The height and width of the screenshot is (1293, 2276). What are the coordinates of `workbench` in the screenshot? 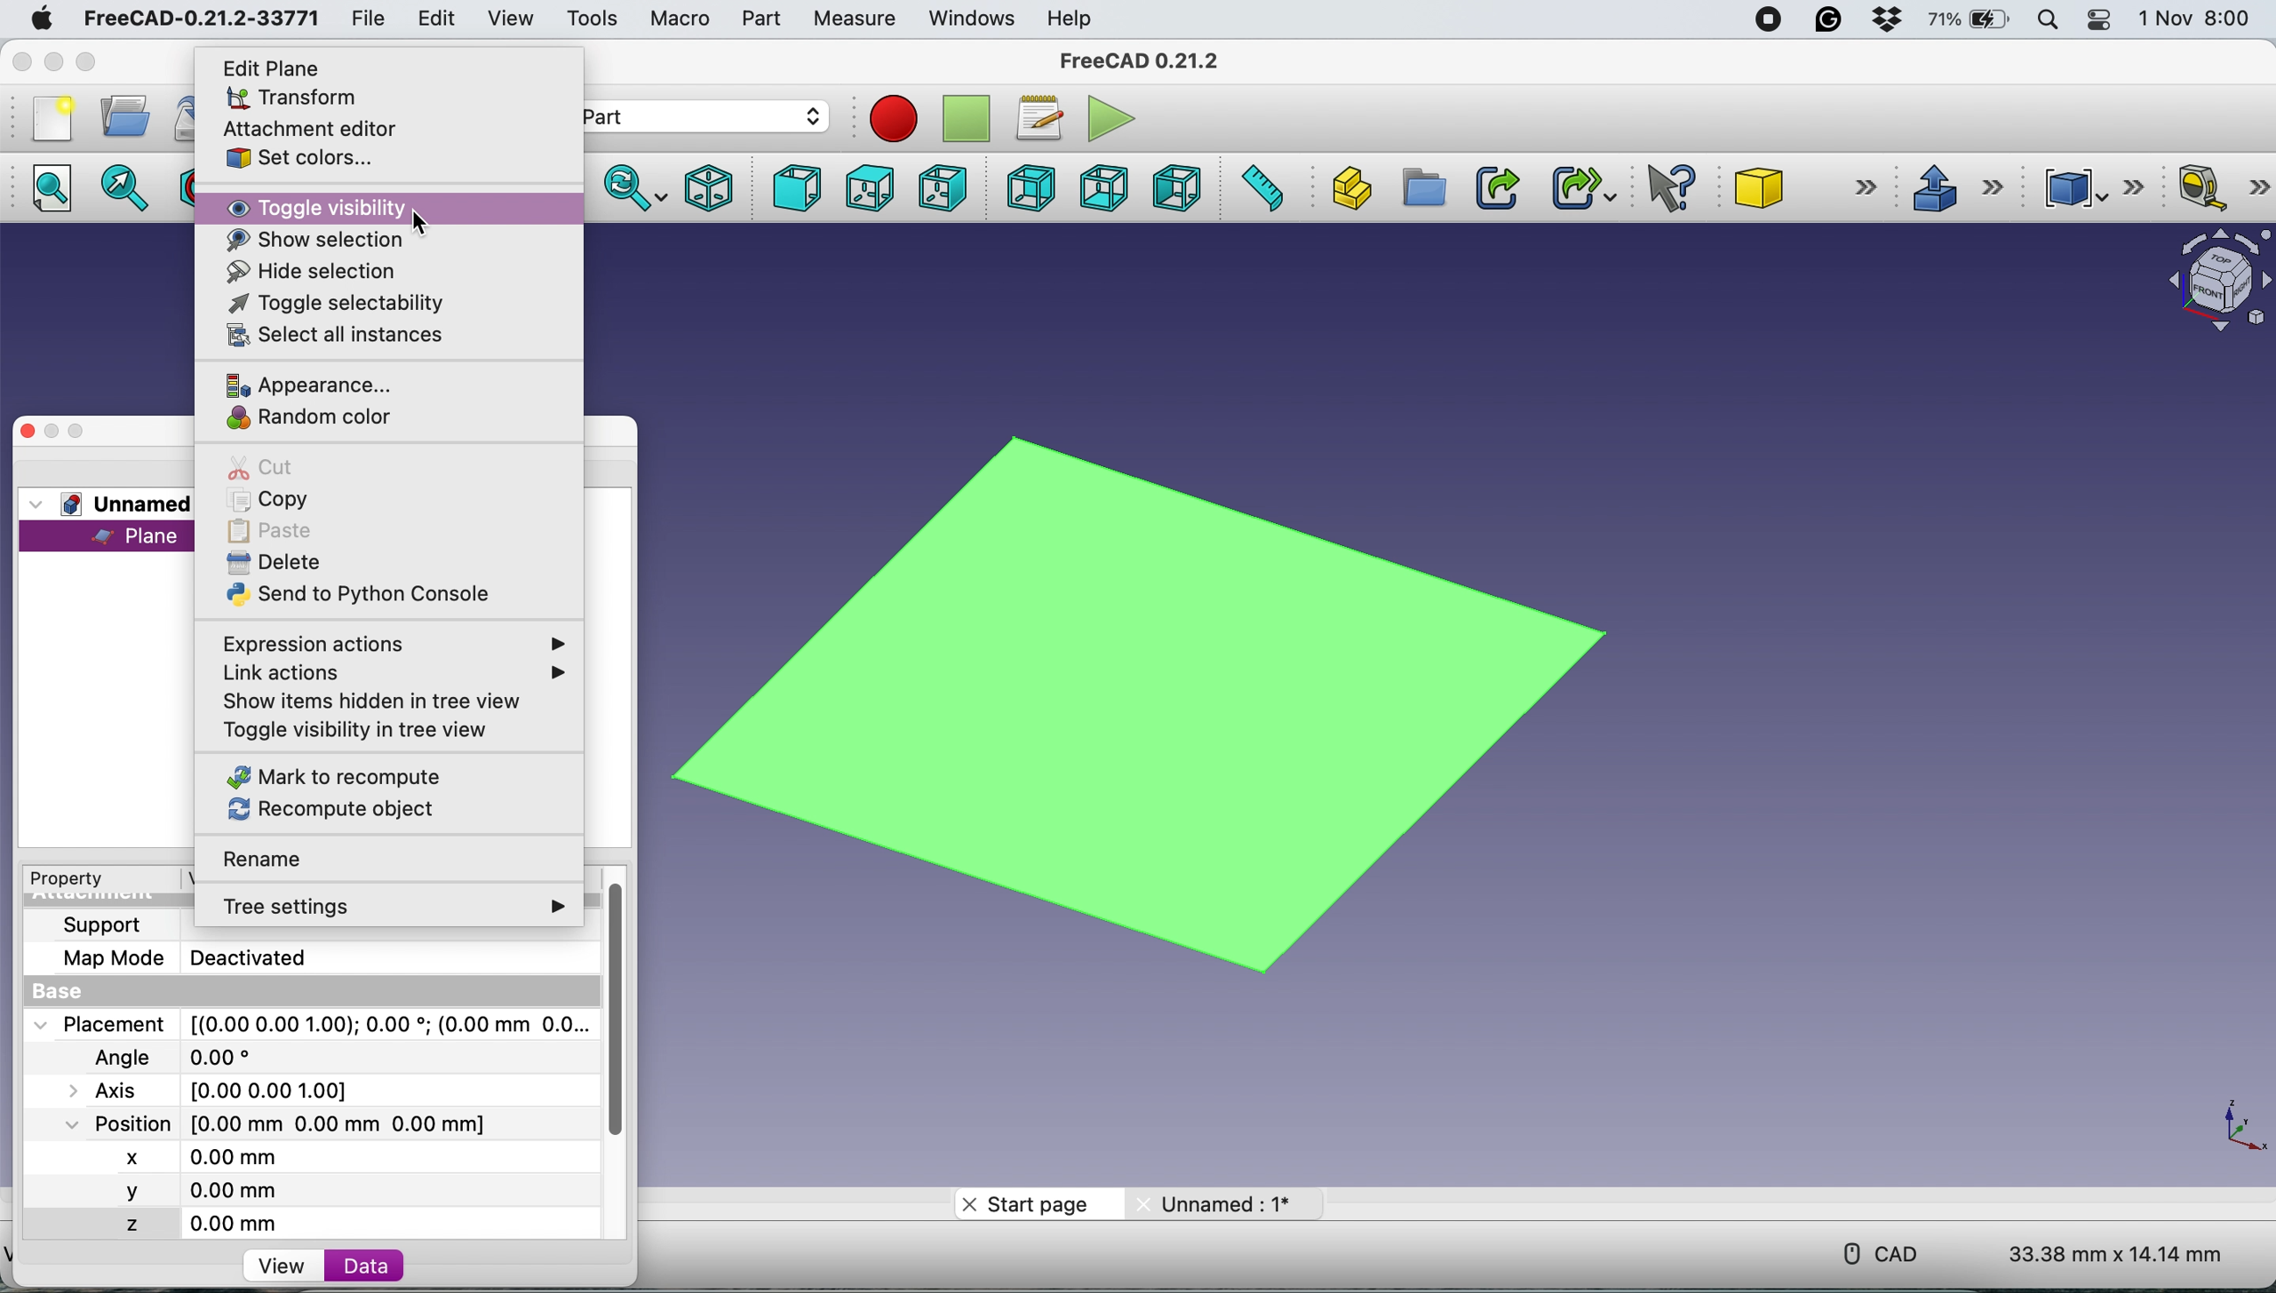 It's located at (704, 114).